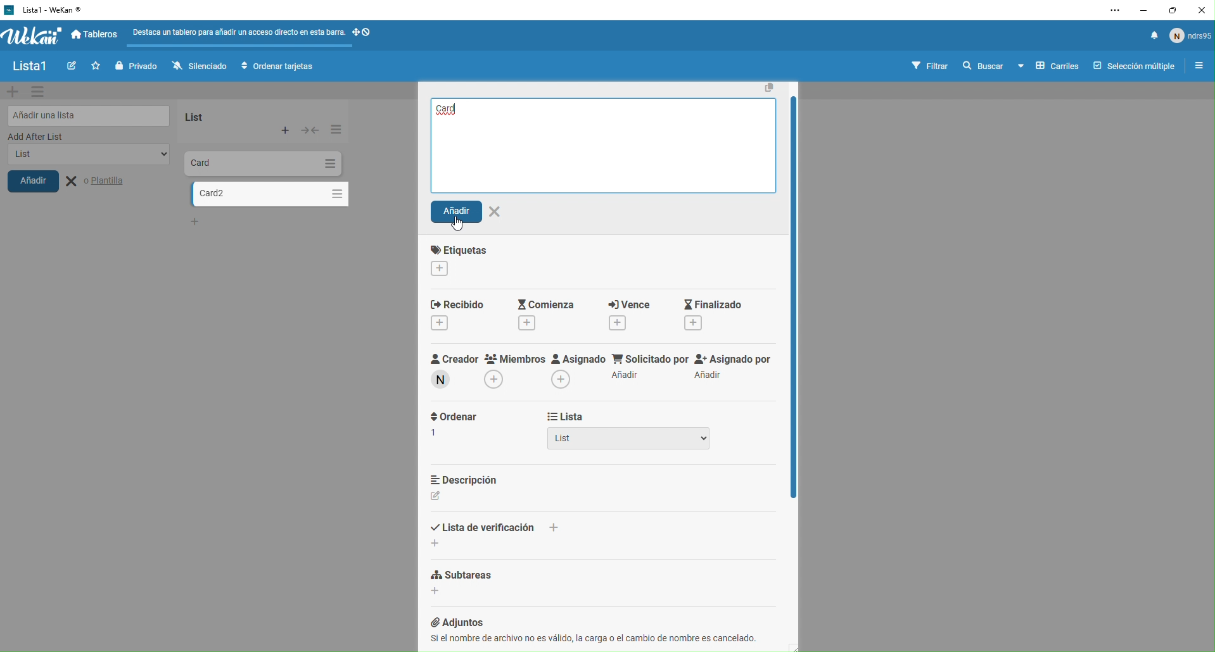 The image size is (1215, 652). I want to click on Favorites, so click(94, 65).